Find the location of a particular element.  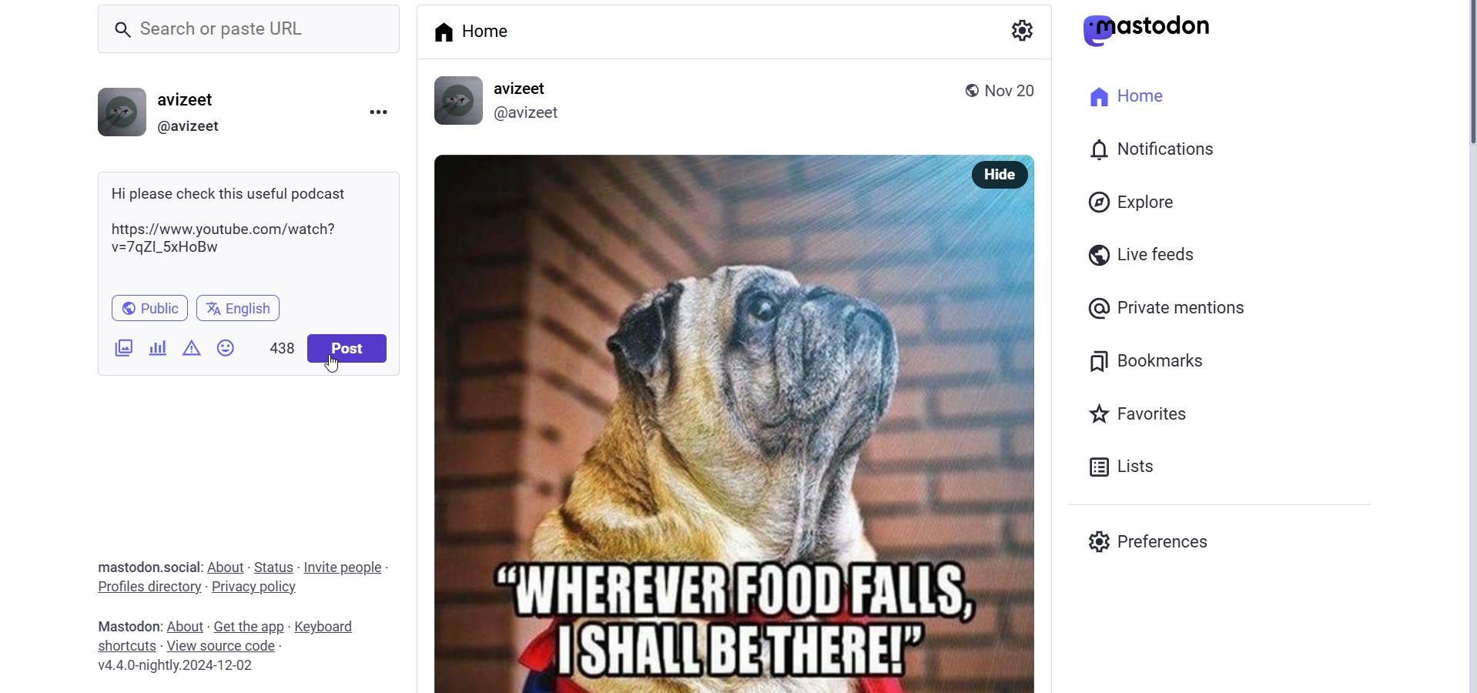

home is located at coordinates (1130, 99).